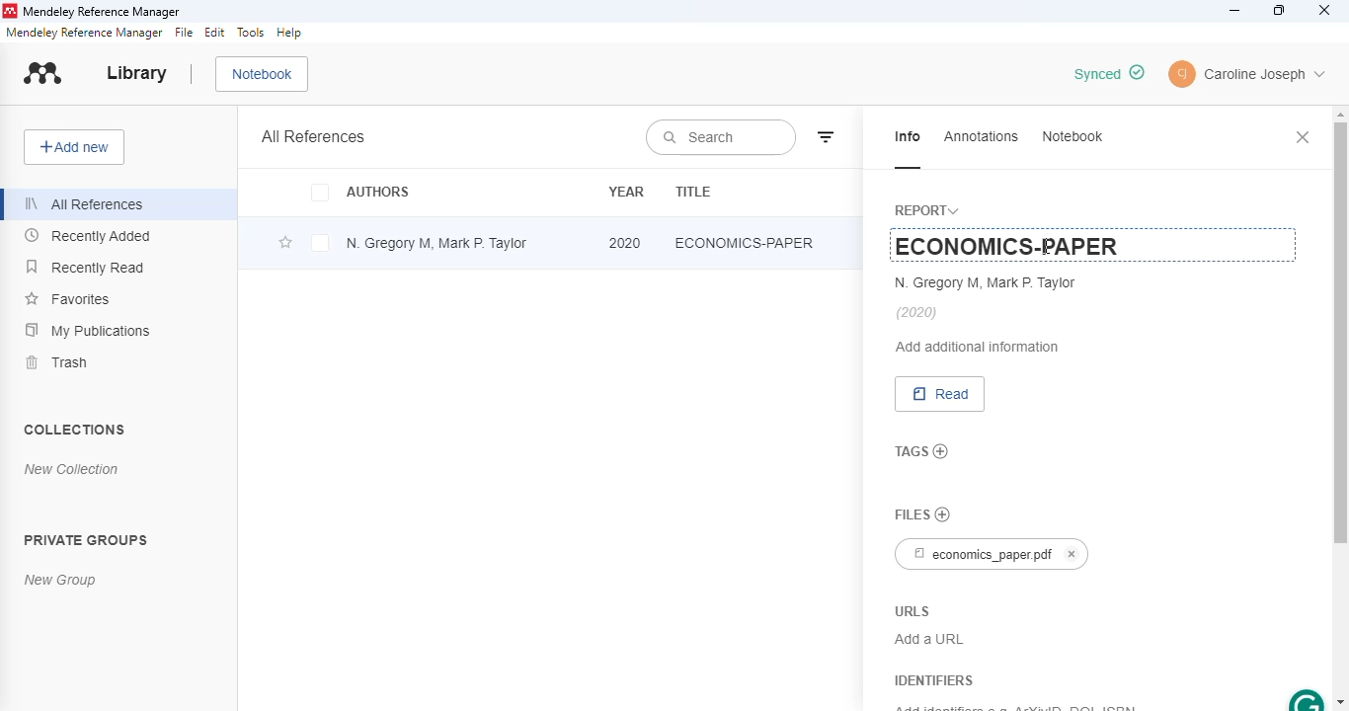  Describe the element at coordinates (929, 638) in the screenshot. I see `Add a URL` at that location.